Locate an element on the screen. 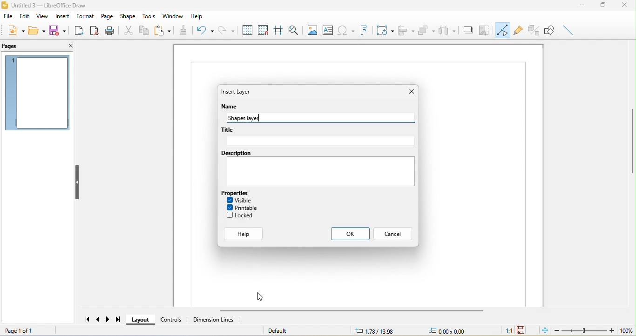 The height and width of the screenshot is (336, 636). transformation is located at coordinates (383, 30).